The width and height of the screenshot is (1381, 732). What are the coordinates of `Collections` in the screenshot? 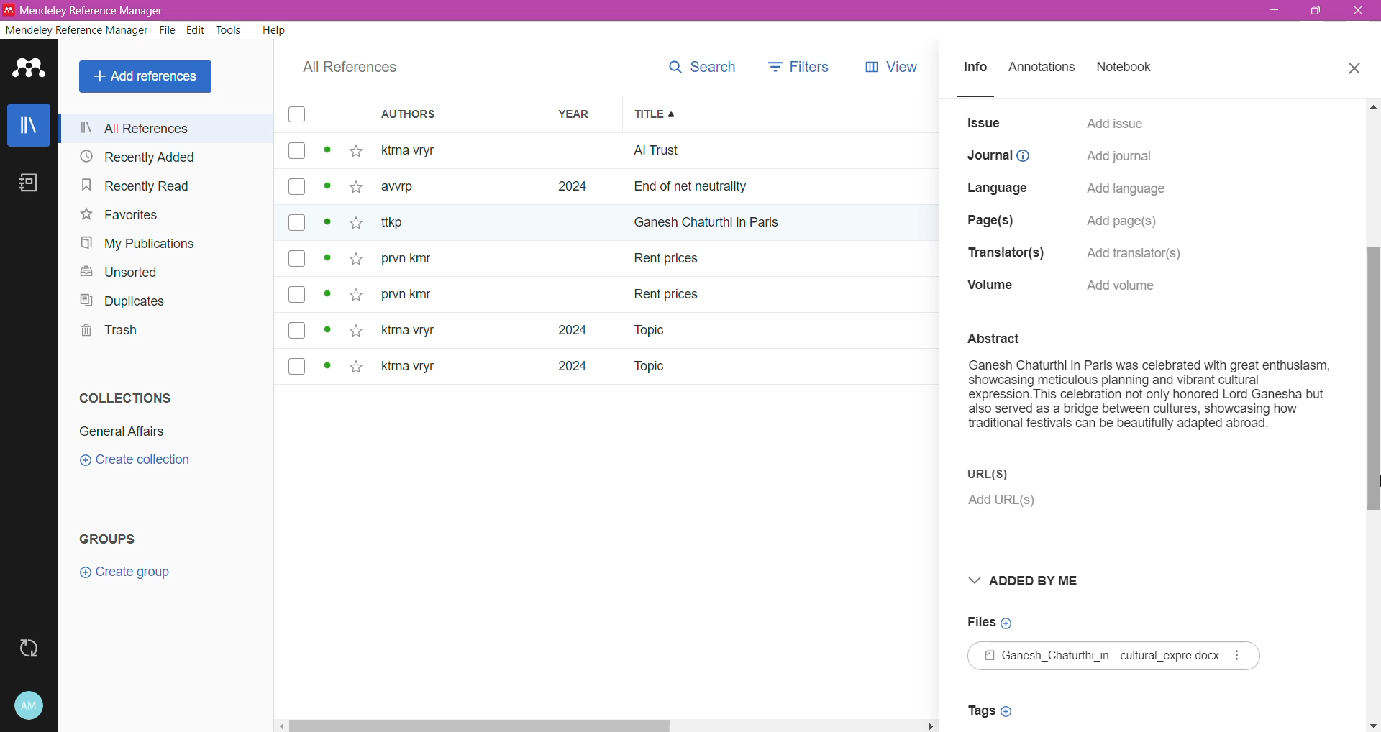 It's located at (124, 398).